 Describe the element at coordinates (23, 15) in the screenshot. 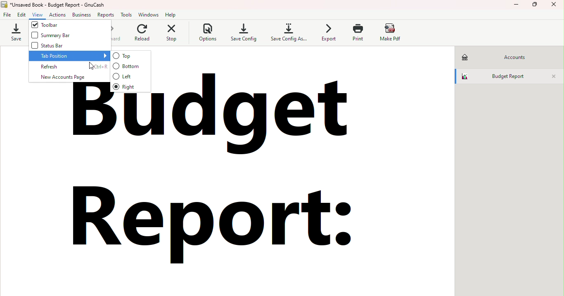

I see `Edit` at that location.